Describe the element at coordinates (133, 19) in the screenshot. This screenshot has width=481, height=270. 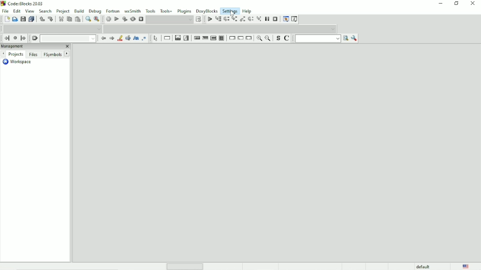
I see `Rebuild` at that location.